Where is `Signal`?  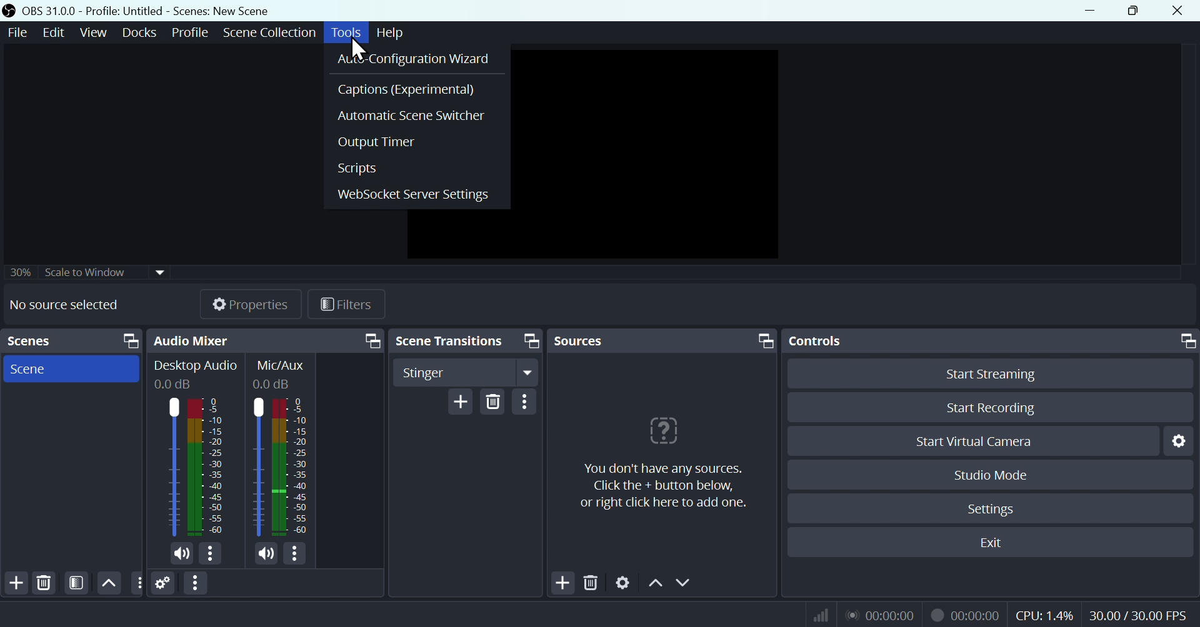 Signal is located at coordinates (816, 615).